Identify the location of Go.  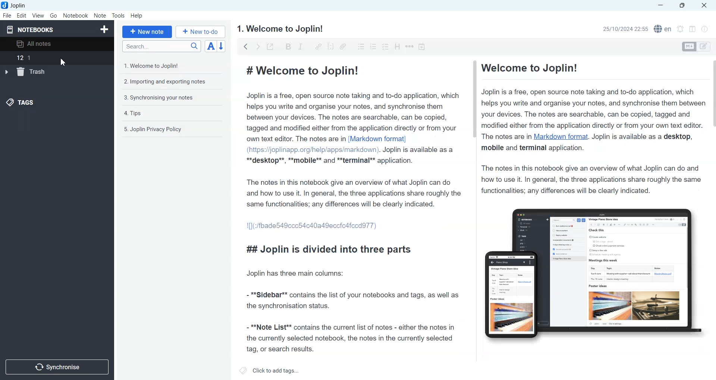
(54, 15).